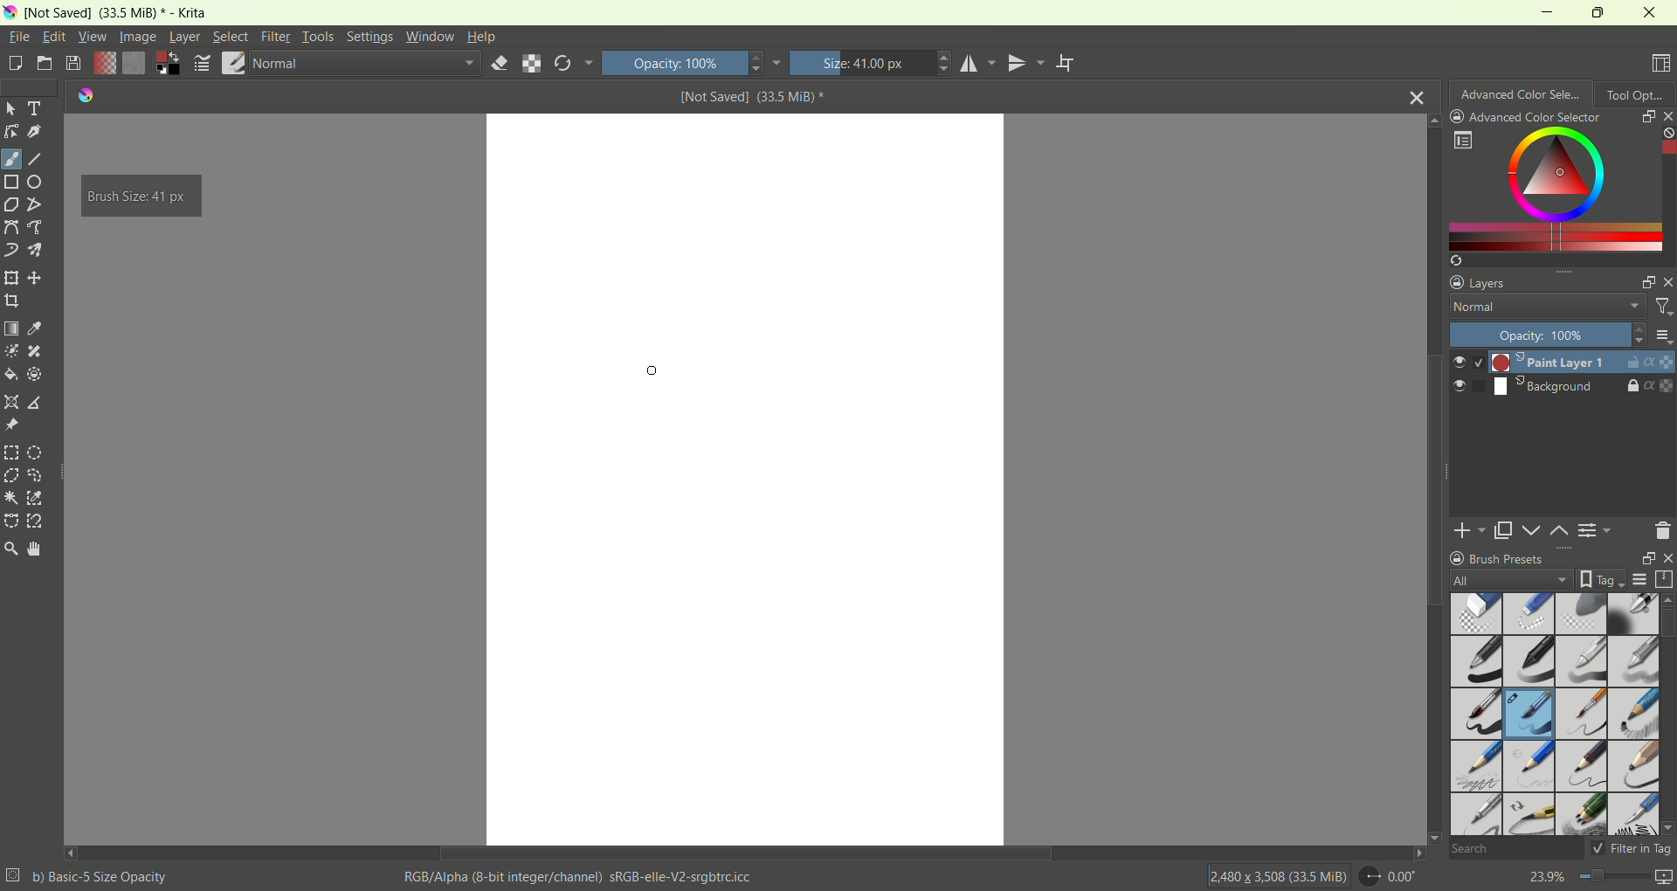 This screenshot has height=891, width=1677. What do you see at coordinates (11, 328) in the screenshot?
I see `draw a gradient` at bounding box center [11, 328].